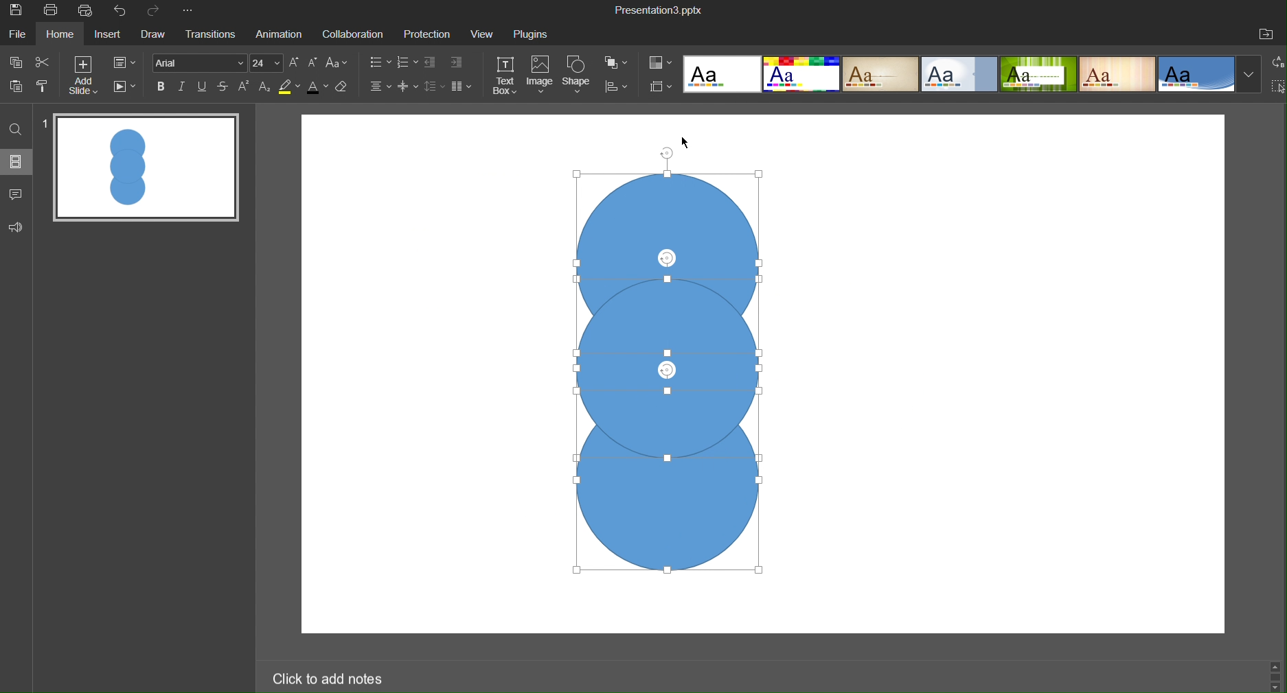 The image size is (1287, 693). I want to click on Presentation Title, so click(659, 10).